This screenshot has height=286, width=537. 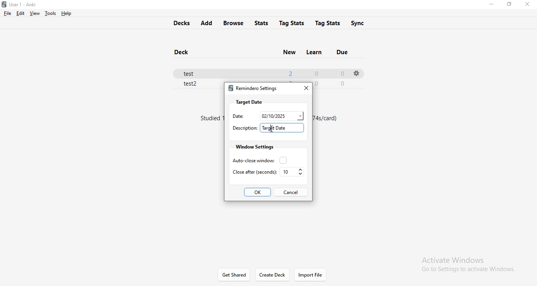 I want to click on date, so click(x=281, y=115).